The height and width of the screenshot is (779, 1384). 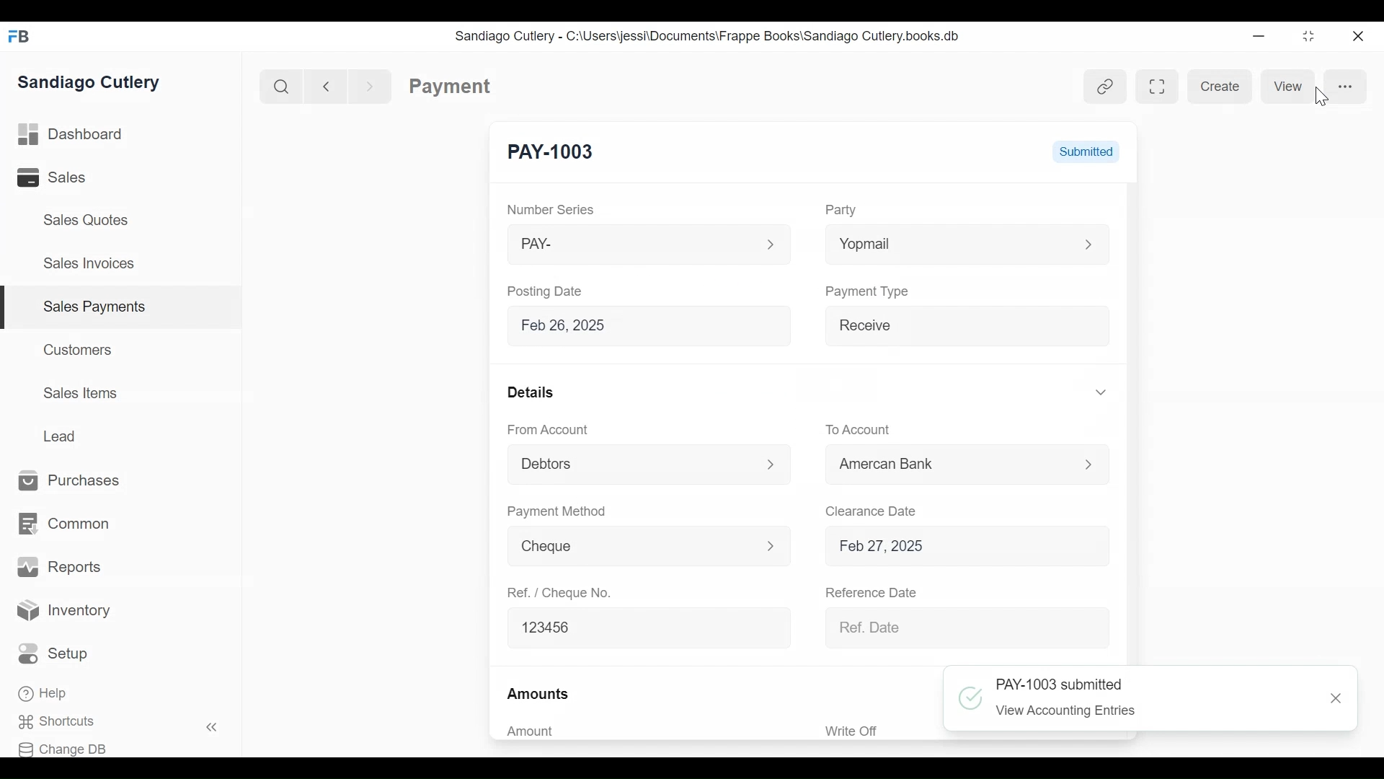 I want to click on Details, so click(x=531, y=393).